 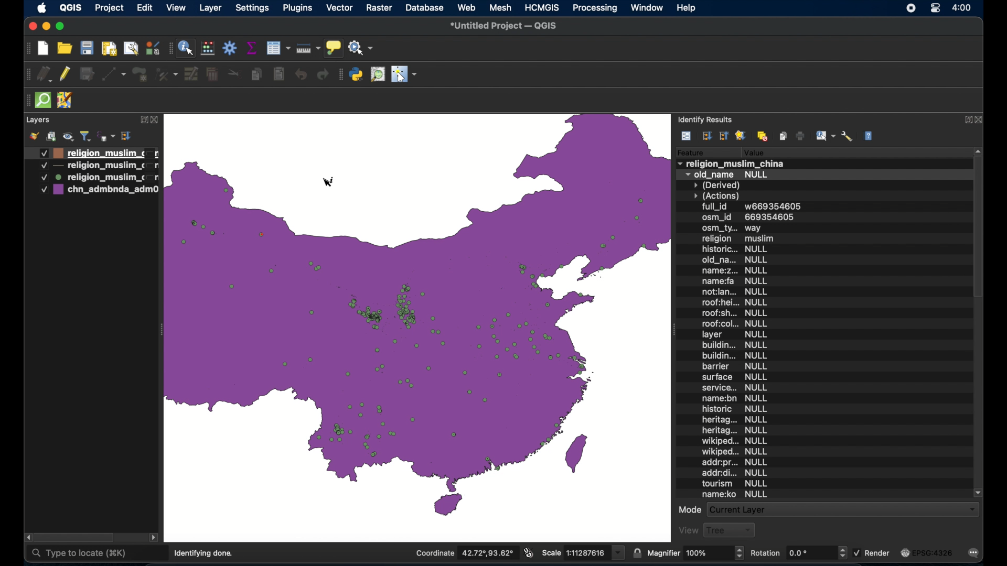 I want to click on layer 2, so click(x=98, y=178).